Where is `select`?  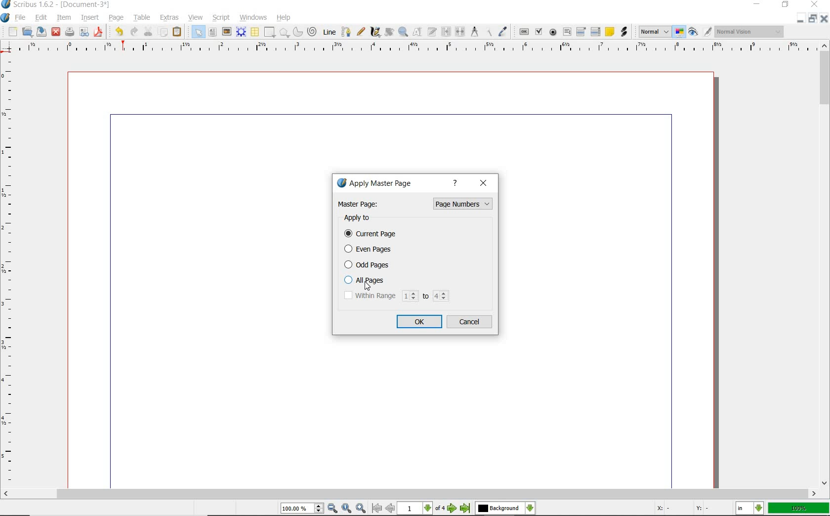 select is located at coordinates (198, 32).